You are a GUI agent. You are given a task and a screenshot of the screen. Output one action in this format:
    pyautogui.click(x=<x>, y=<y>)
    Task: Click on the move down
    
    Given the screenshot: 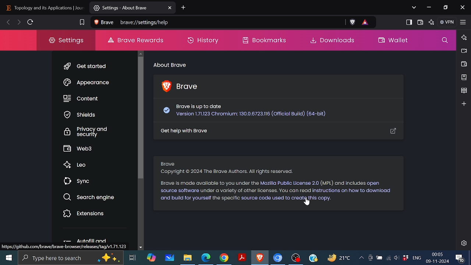 What is the action you would take?
    pyautogui.click(x=141, y=247)
    